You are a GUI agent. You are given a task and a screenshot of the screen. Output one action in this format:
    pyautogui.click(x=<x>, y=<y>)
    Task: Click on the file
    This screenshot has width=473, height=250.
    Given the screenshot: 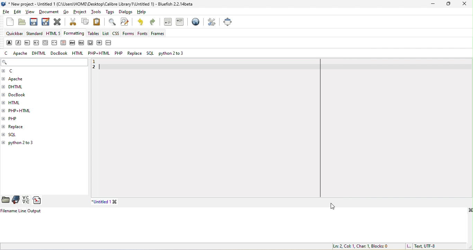 What is the action you would take?
    pyautogui.click(x=6, y=12)
    